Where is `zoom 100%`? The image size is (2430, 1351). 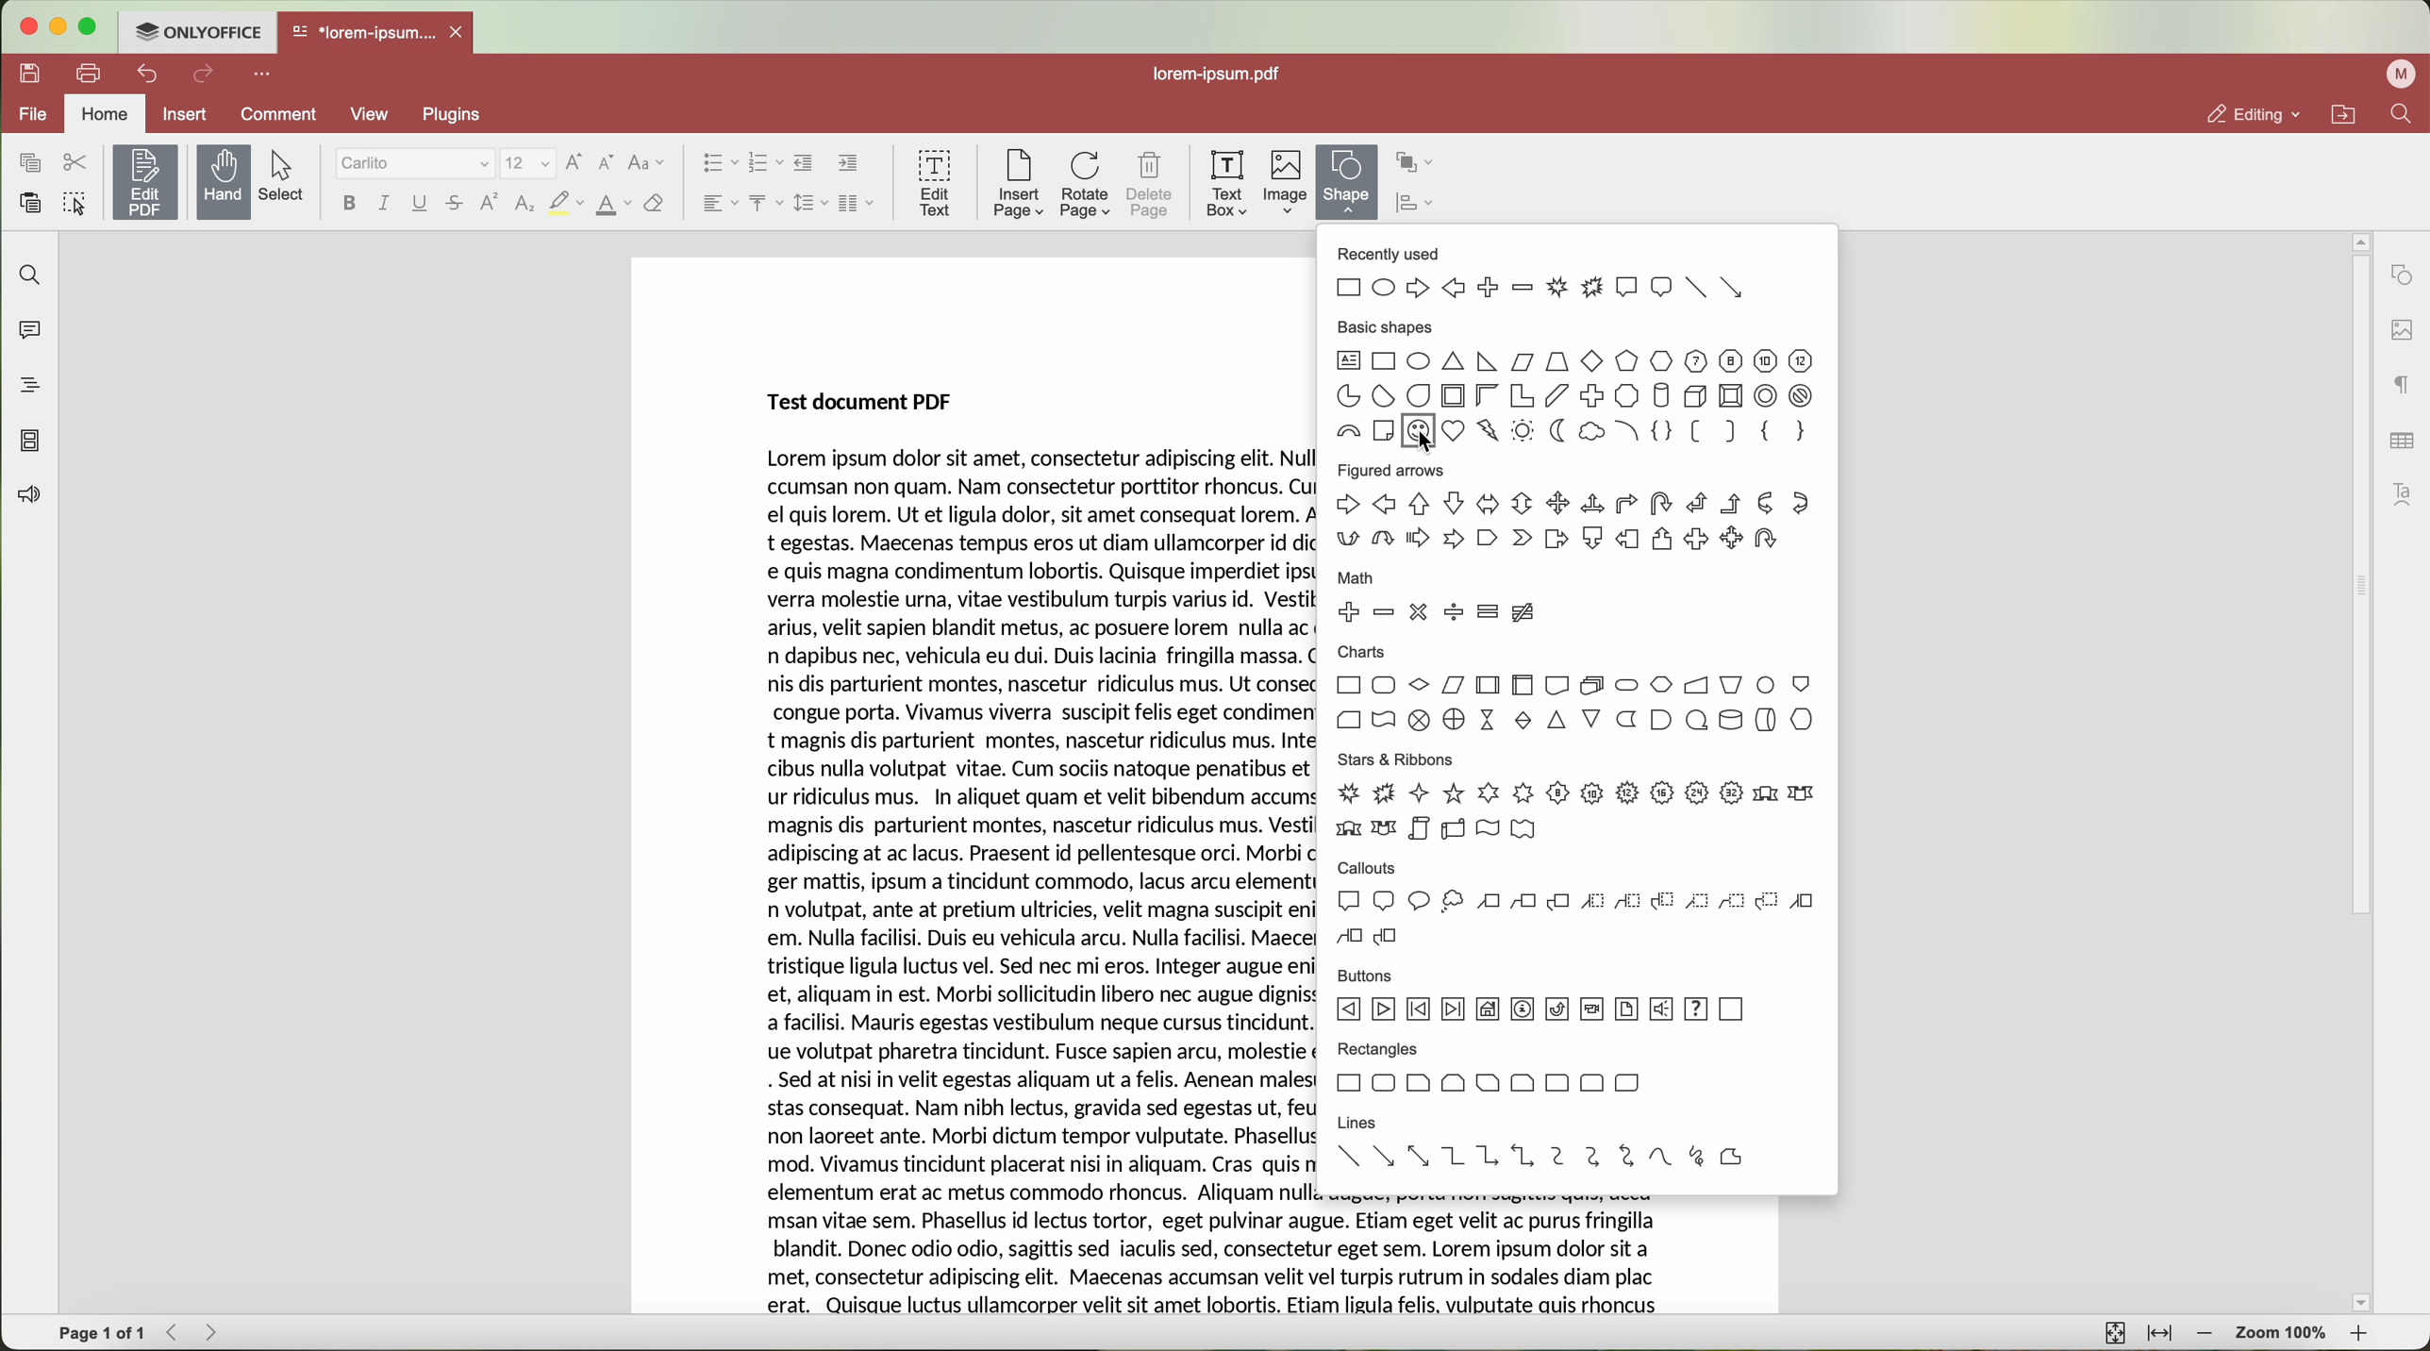 zoom 100% is located at coordinates (2281, 1335).